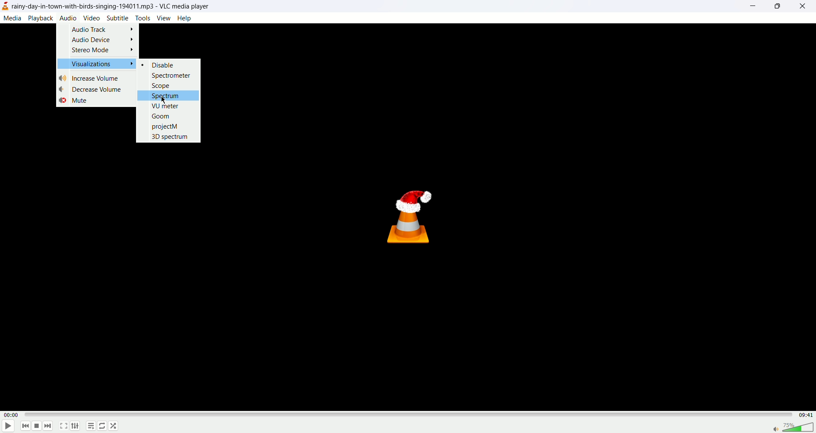  Describe the element at coordinates (163, 18) in the screenshot. I see `view` at that location.